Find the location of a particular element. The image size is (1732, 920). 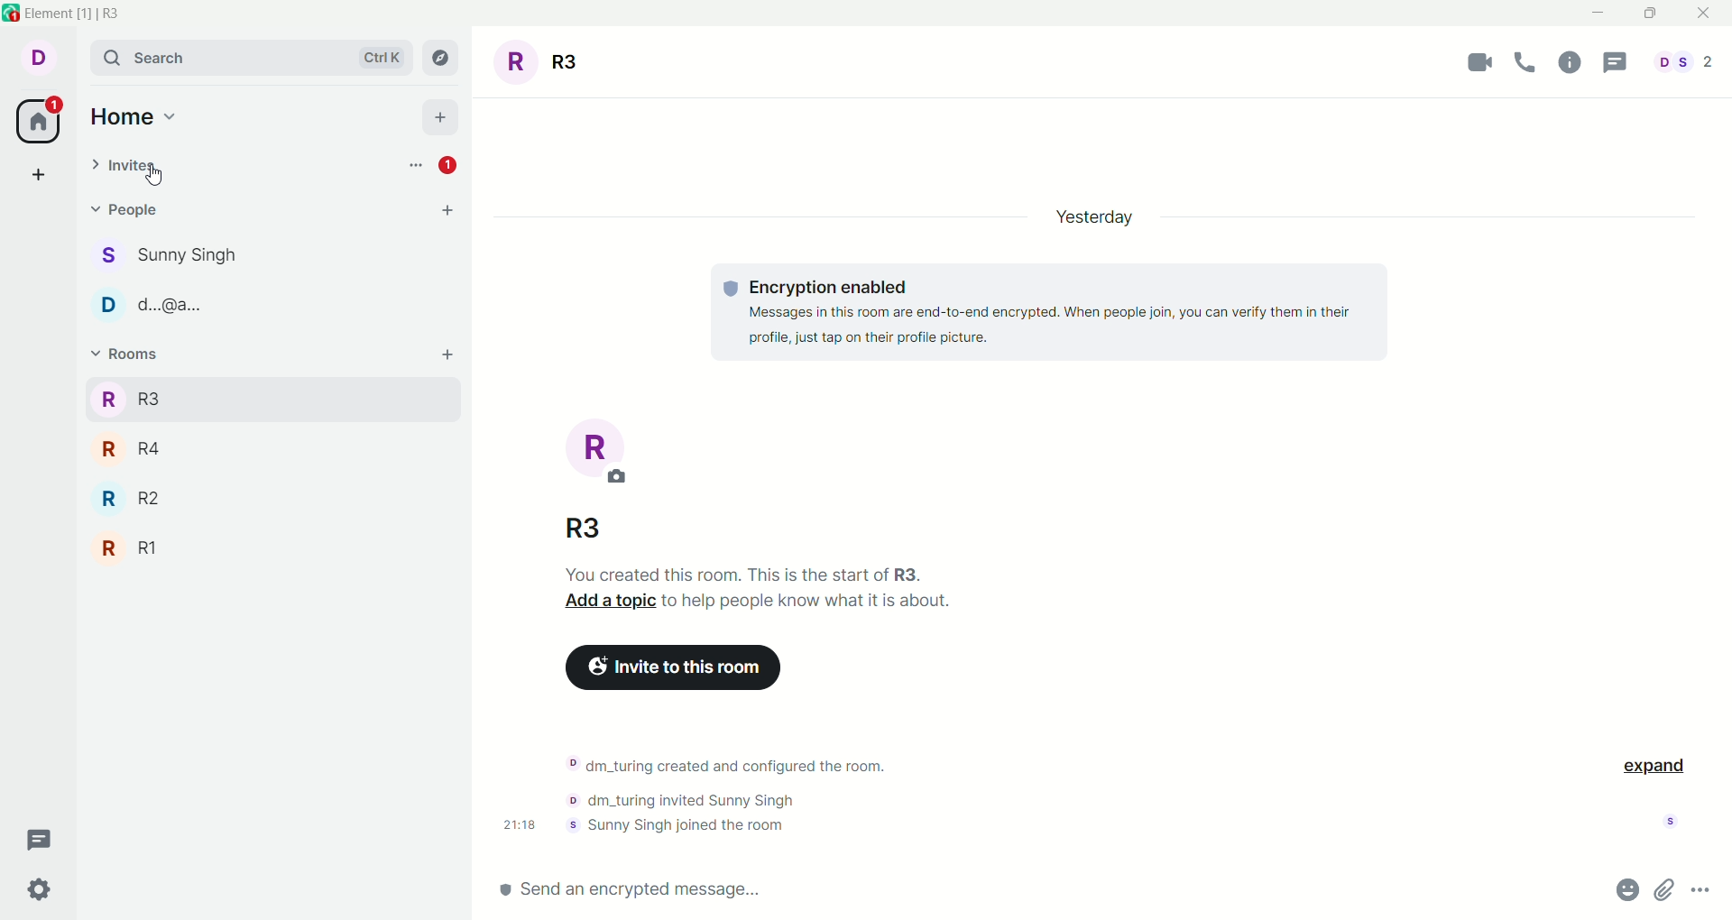

video call is located at coordinates (1469, 64).